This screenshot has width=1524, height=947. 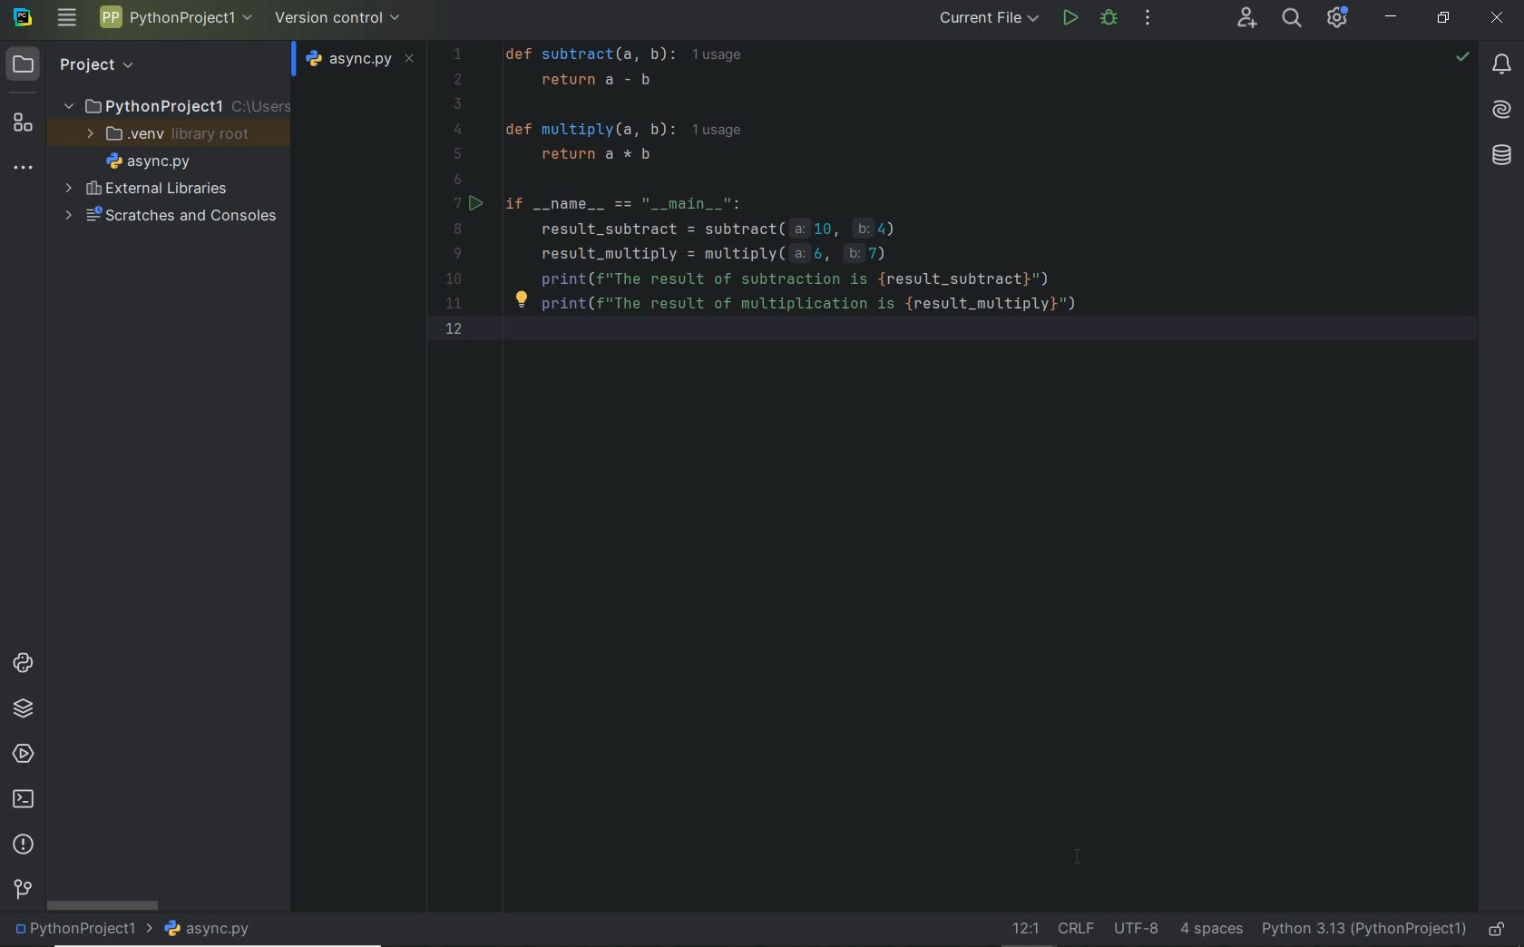 I want to click on restore down, so click(x=1444, y=19).